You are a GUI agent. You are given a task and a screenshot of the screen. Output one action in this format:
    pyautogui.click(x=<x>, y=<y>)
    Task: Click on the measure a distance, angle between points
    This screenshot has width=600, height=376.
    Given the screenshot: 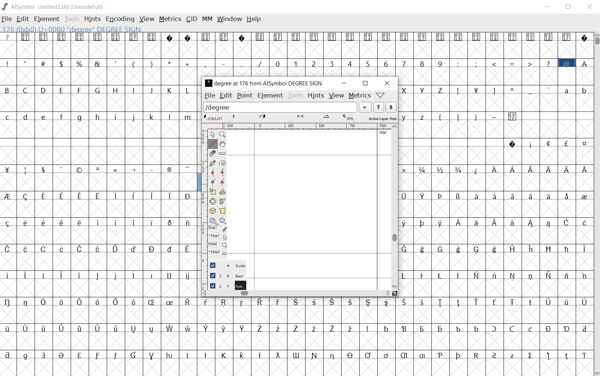 What is the action you would take?
    pyautogui.click(x=223, y=154)
    